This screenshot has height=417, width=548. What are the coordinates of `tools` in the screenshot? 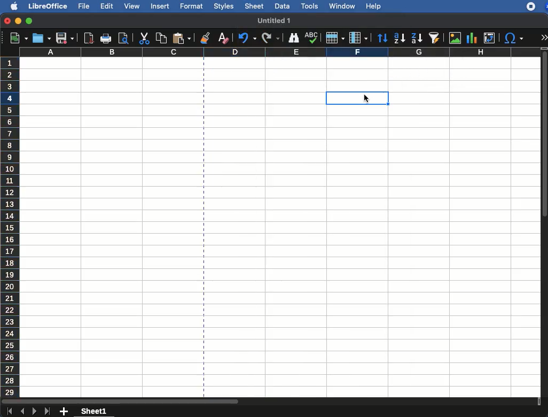 It's located at (309, 5).